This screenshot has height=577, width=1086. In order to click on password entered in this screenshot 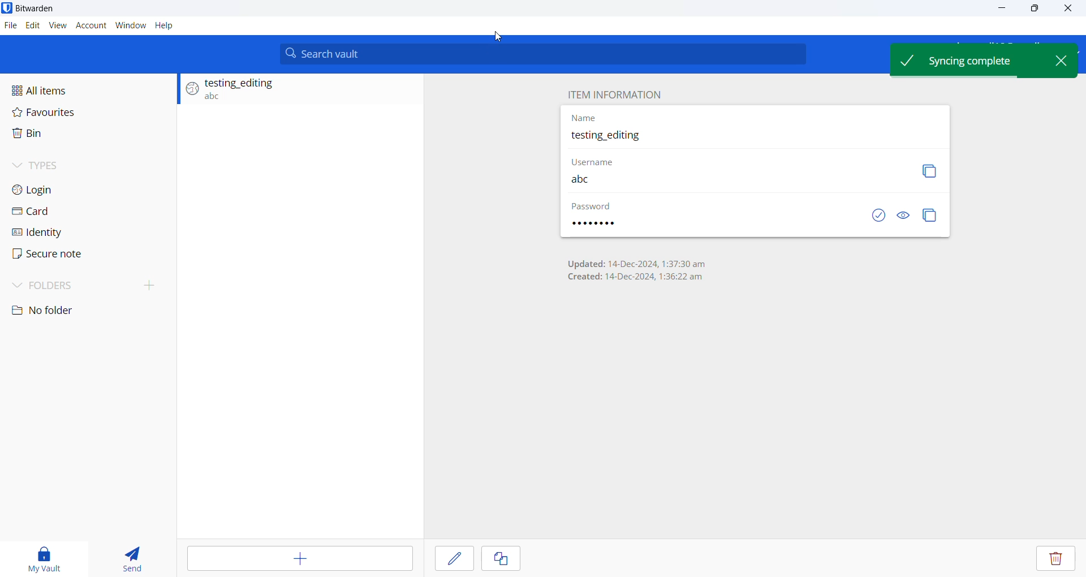, I will do `click(603, 224)`.